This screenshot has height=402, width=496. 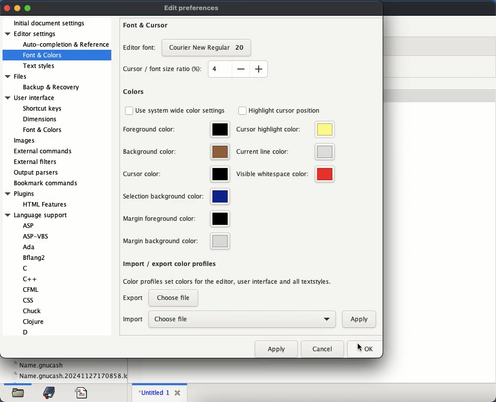 What do you see at coordinates (26, 268) in the screenshot?
I see `C` at bounding box center [26, 268].